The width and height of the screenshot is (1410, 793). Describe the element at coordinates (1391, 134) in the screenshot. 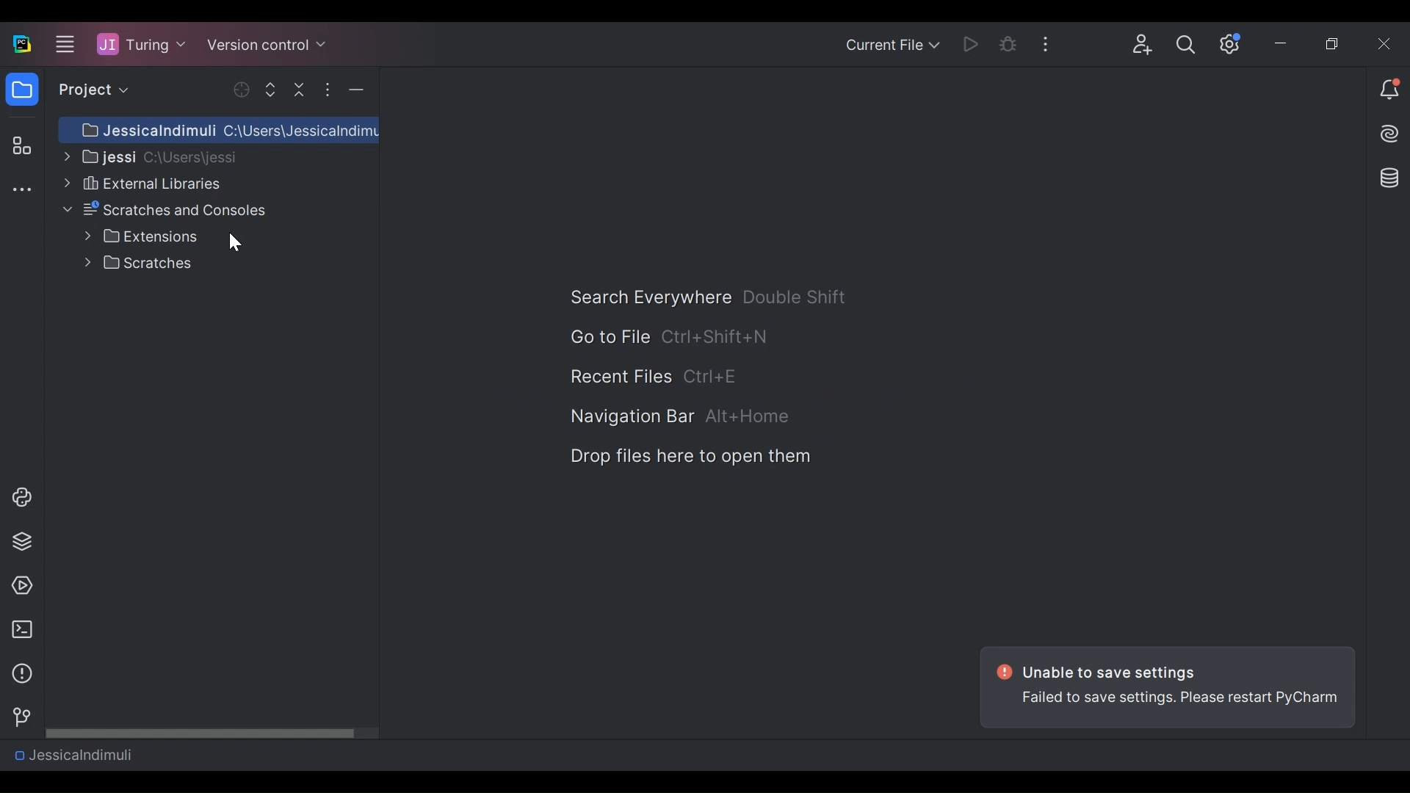

I see `AI Assistant` at that location.